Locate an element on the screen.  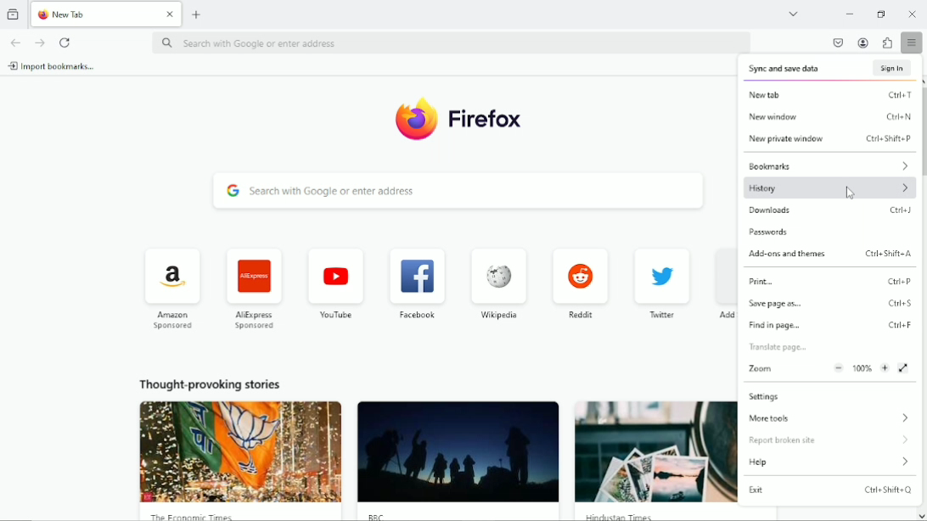
scroll down is located at coordinates (921, 515).